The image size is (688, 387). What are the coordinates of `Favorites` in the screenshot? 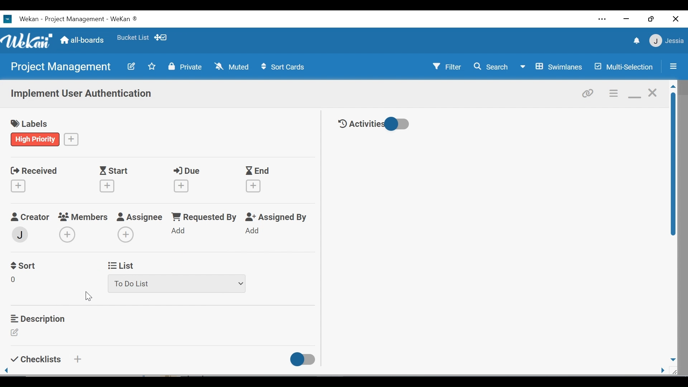 It's located at (132, 38).